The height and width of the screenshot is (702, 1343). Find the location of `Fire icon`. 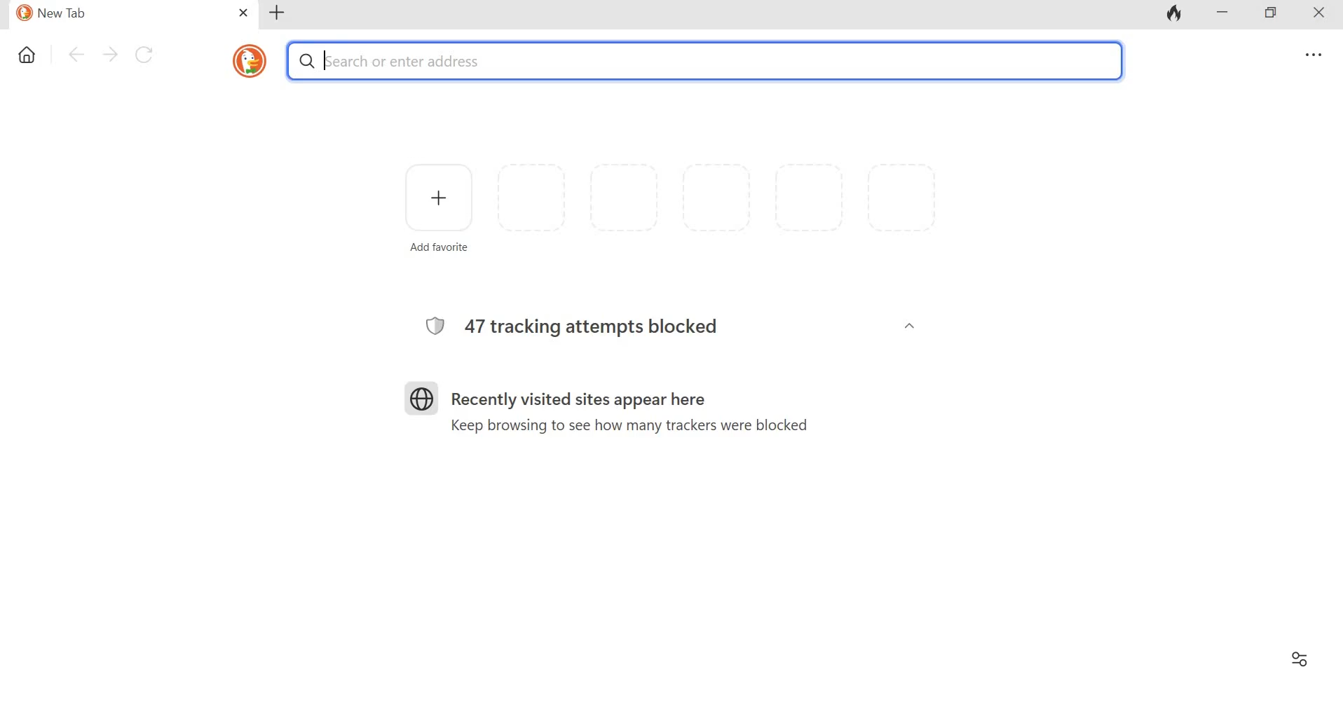

Fire icon is located at coordinates (1172, 13).